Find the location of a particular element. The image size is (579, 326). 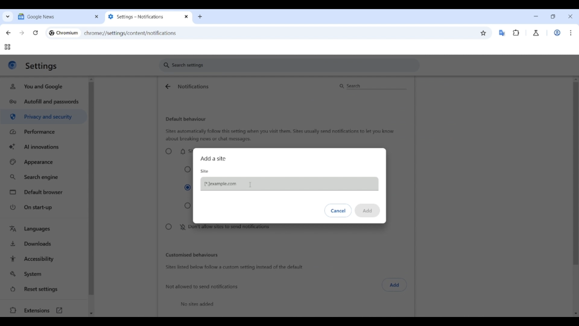

Close tab 2 is located at coordinates (187, 17).